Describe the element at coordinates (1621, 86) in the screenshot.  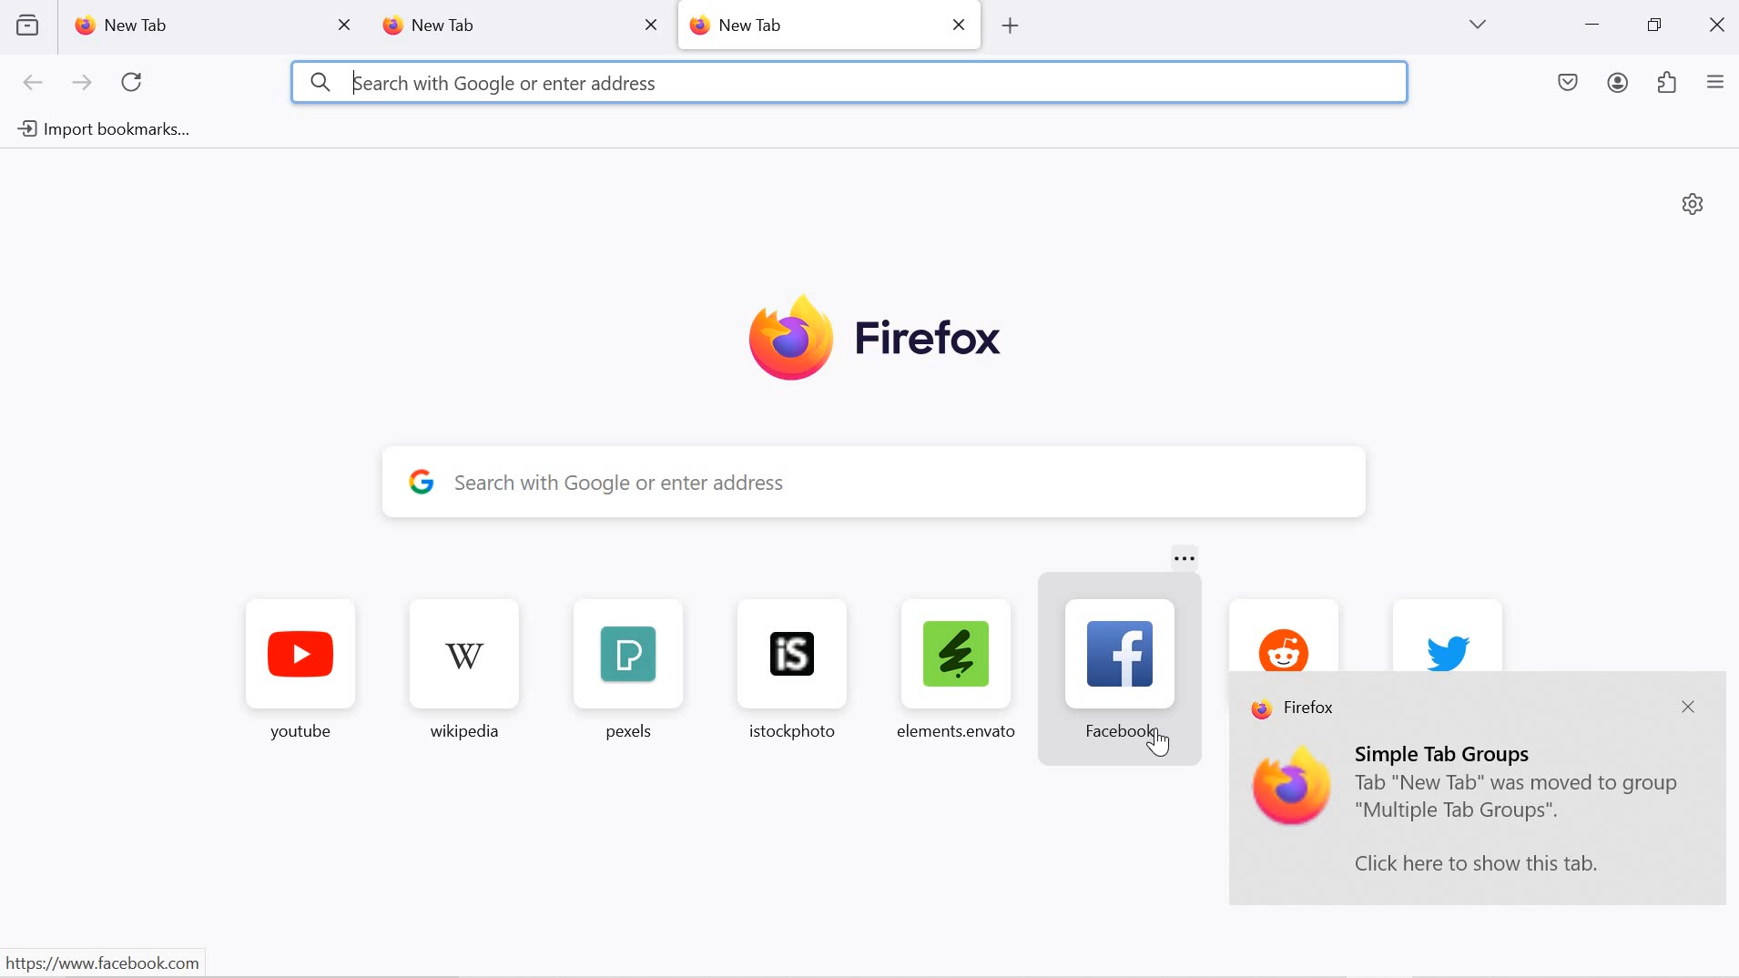
I see `account` at that location.